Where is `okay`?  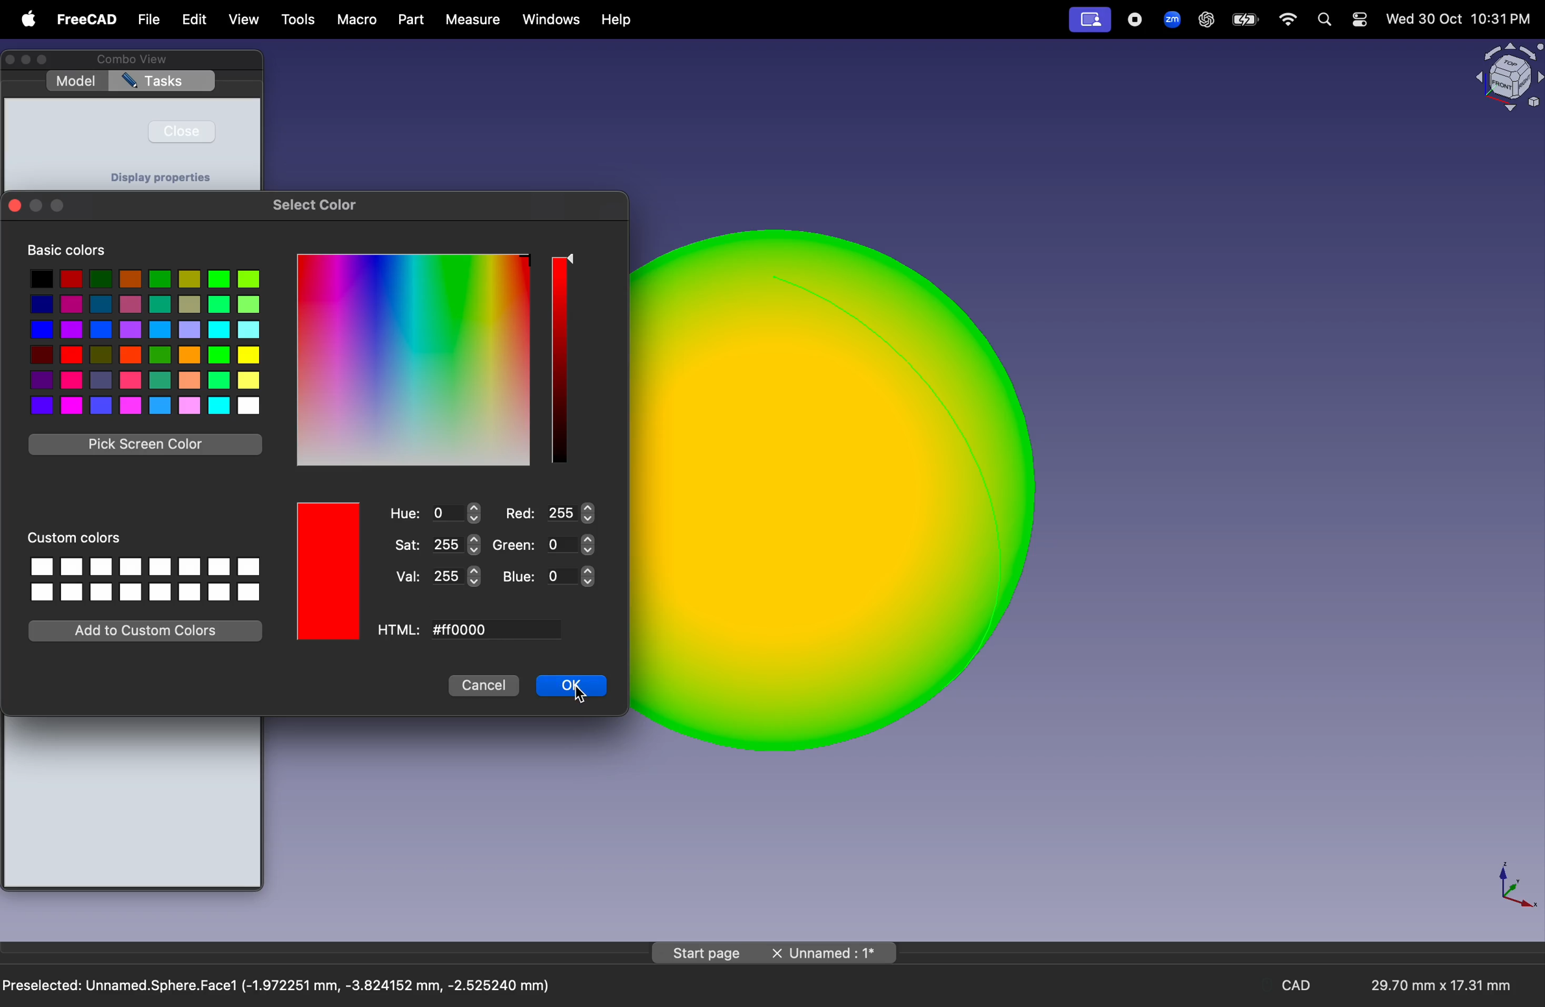 okay is located at coordinates (572, 686).